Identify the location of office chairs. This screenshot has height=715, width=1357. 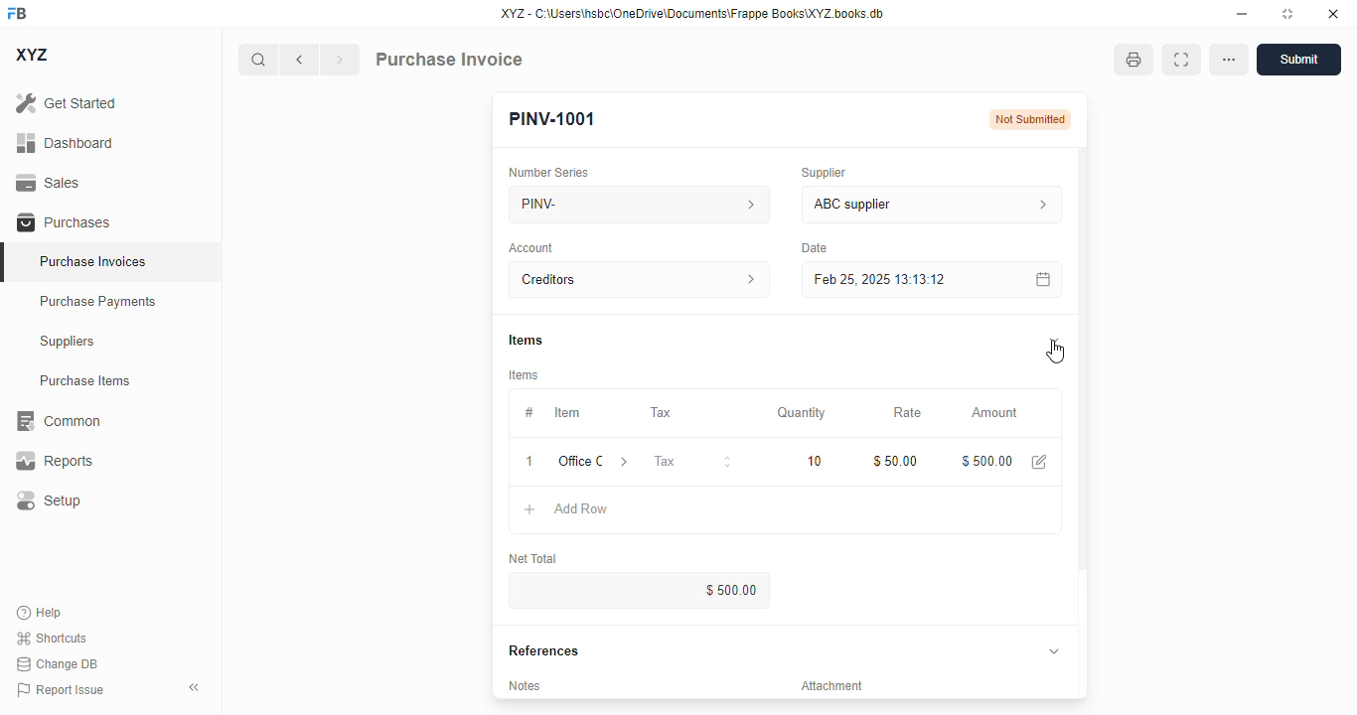
(579, 461).